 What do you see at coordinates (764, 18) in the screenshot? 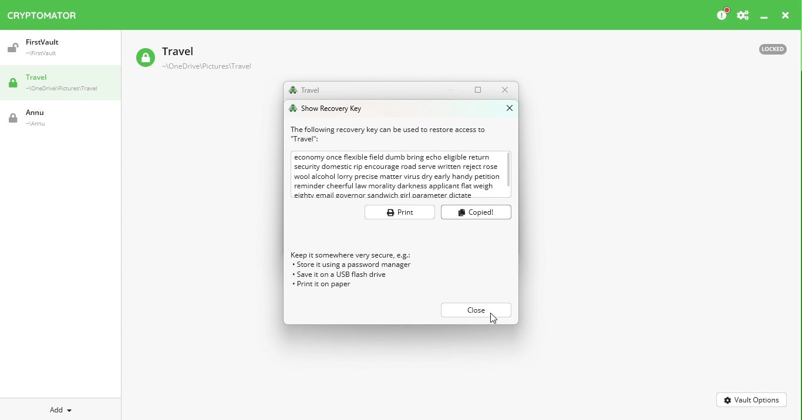
I see `Minimize` at bounding box center [764, 18].